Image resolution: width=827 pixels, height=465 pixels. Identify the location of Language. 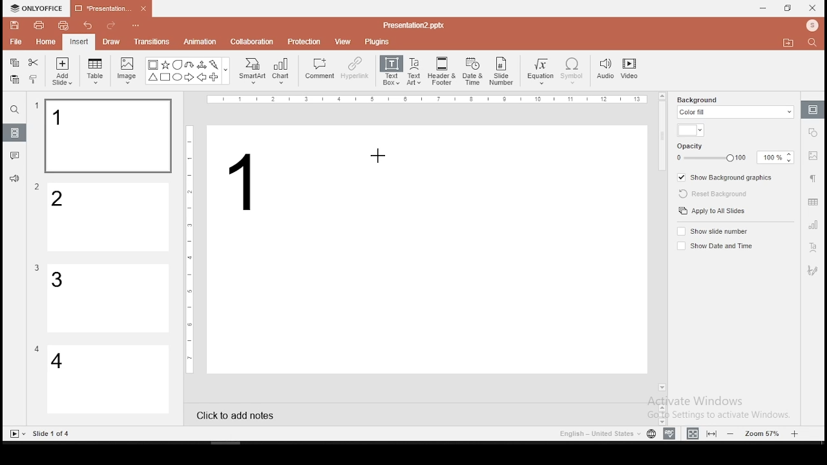
(598, 434).